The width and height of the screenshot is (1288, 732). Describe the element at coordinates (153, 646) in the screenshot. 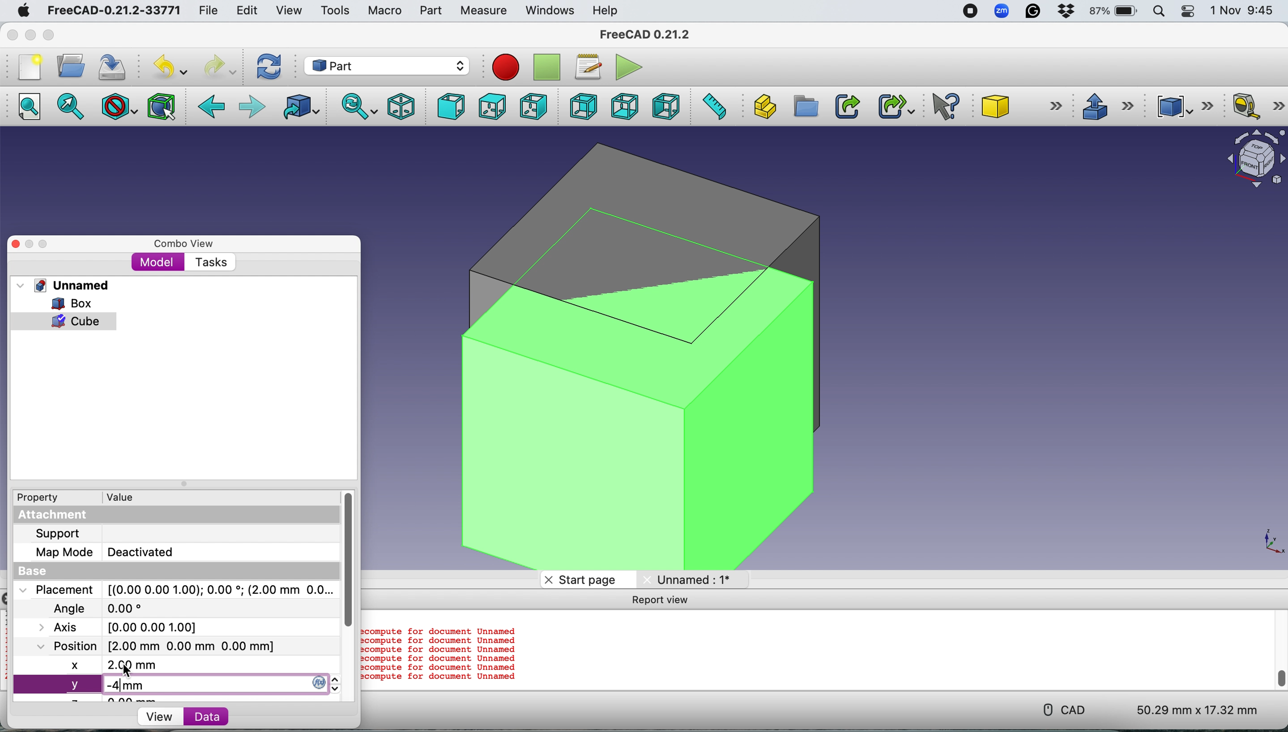

I see `Position [2.00 mm 0.00 mm 0.00 mm]` at that location.